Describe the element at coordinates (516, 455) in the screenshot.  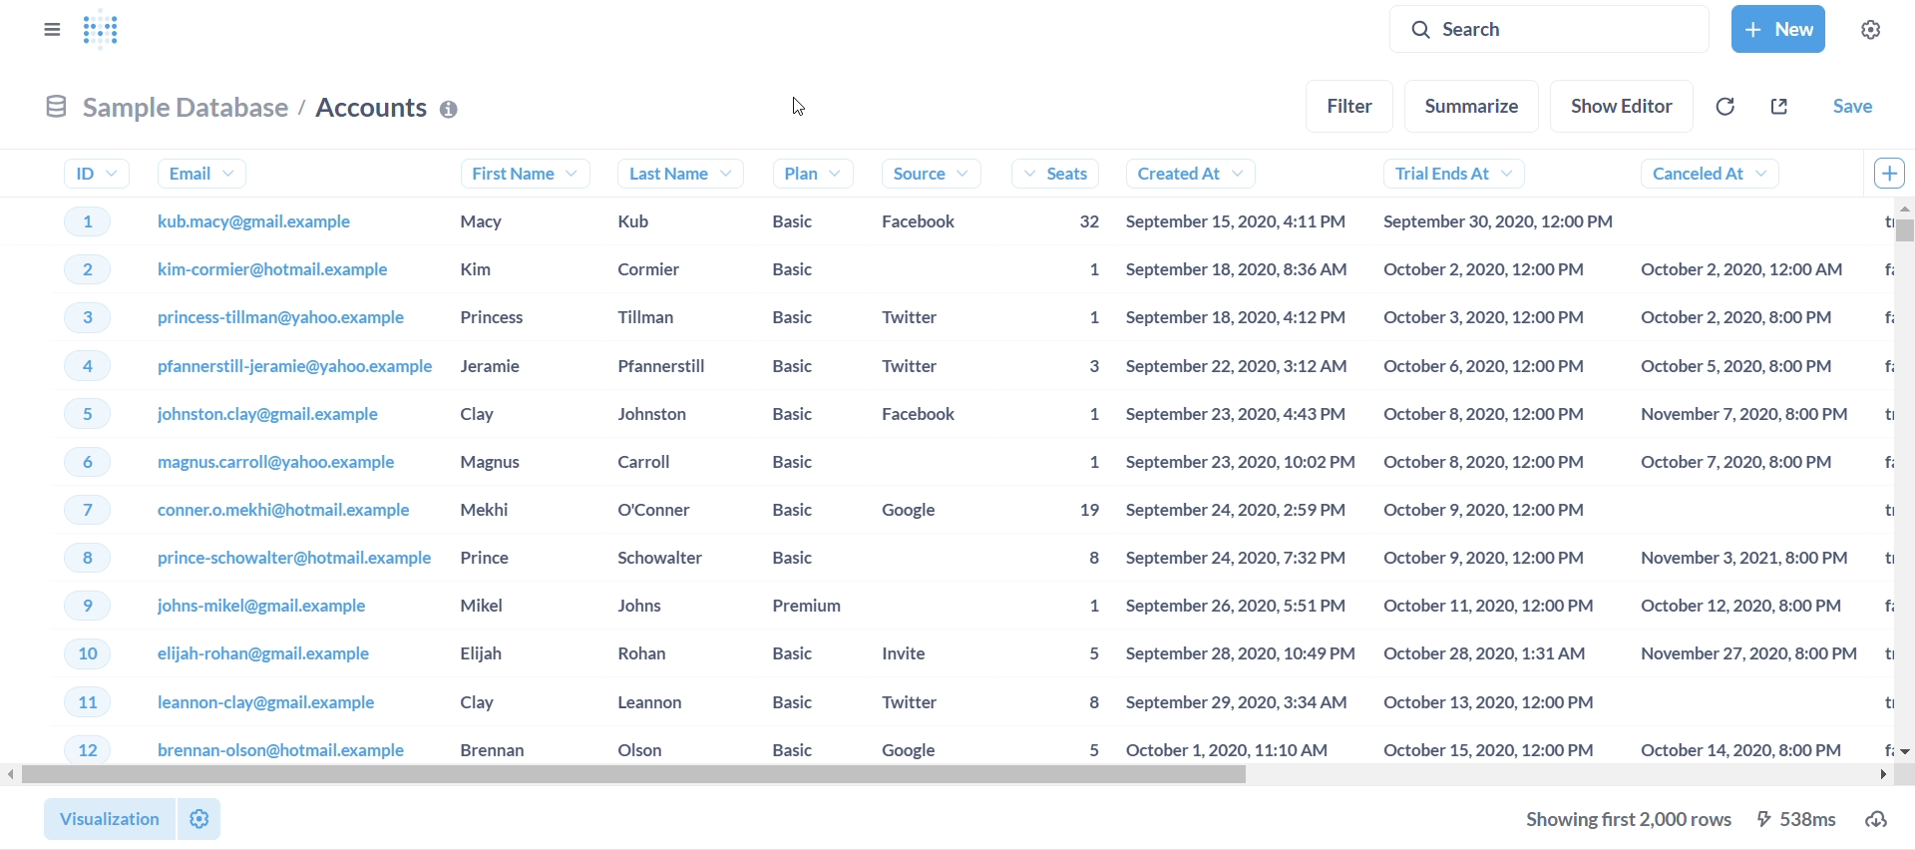
I see `first name's` at that location.